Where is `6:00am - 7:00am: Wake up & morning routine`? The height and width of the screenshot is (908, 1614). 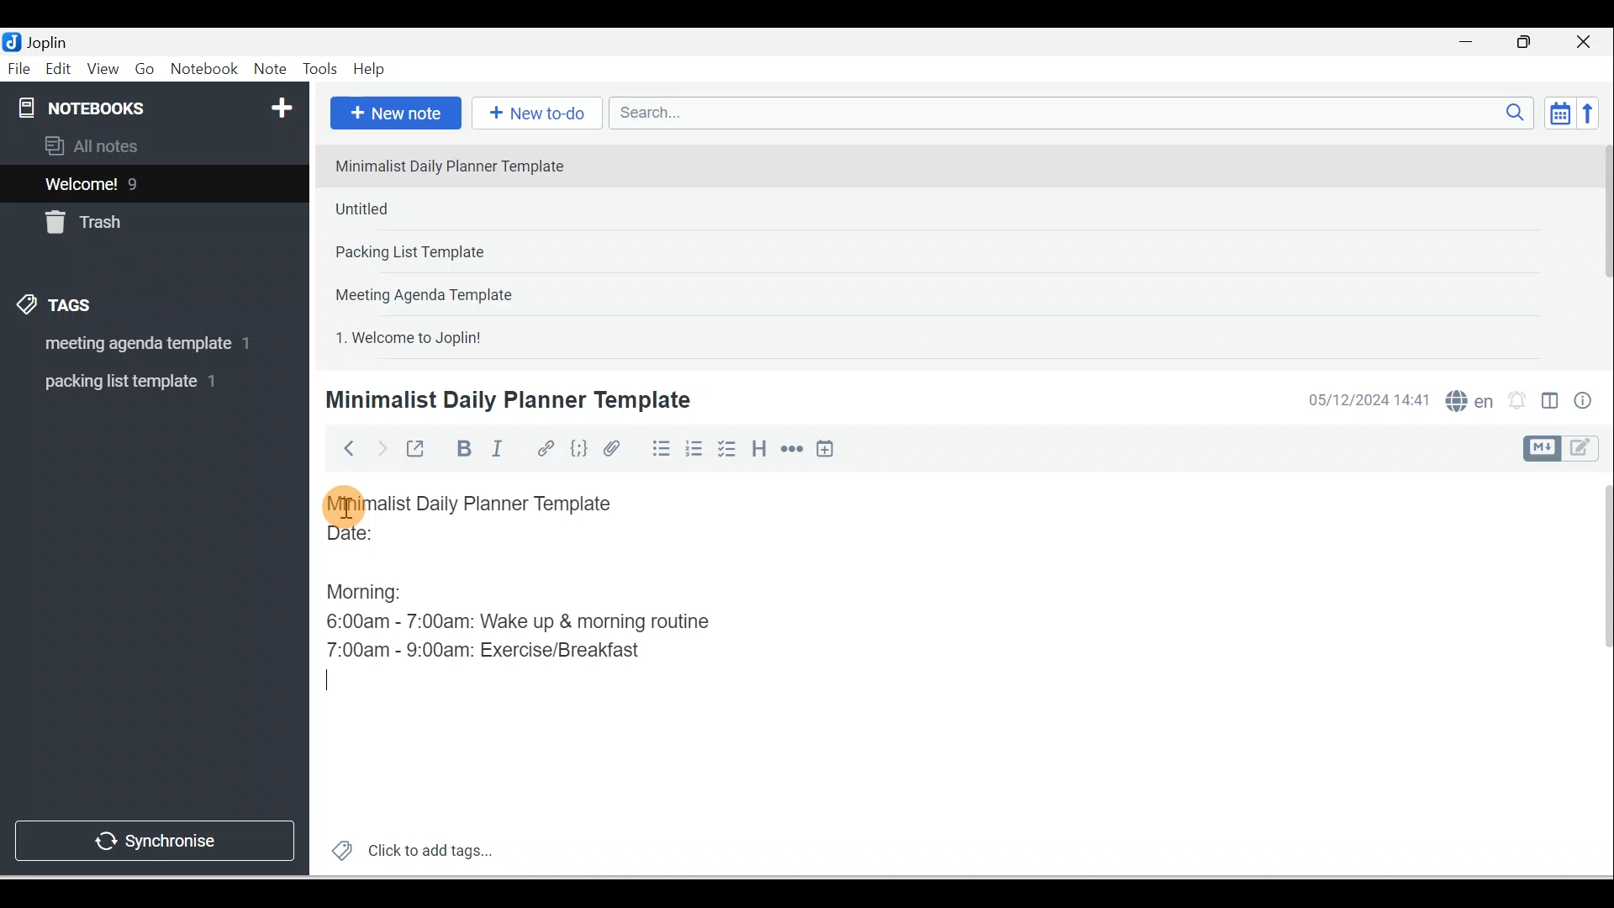 6:00am - 7:00am: Wake up & morning routine is located at coordinates (524, 621).